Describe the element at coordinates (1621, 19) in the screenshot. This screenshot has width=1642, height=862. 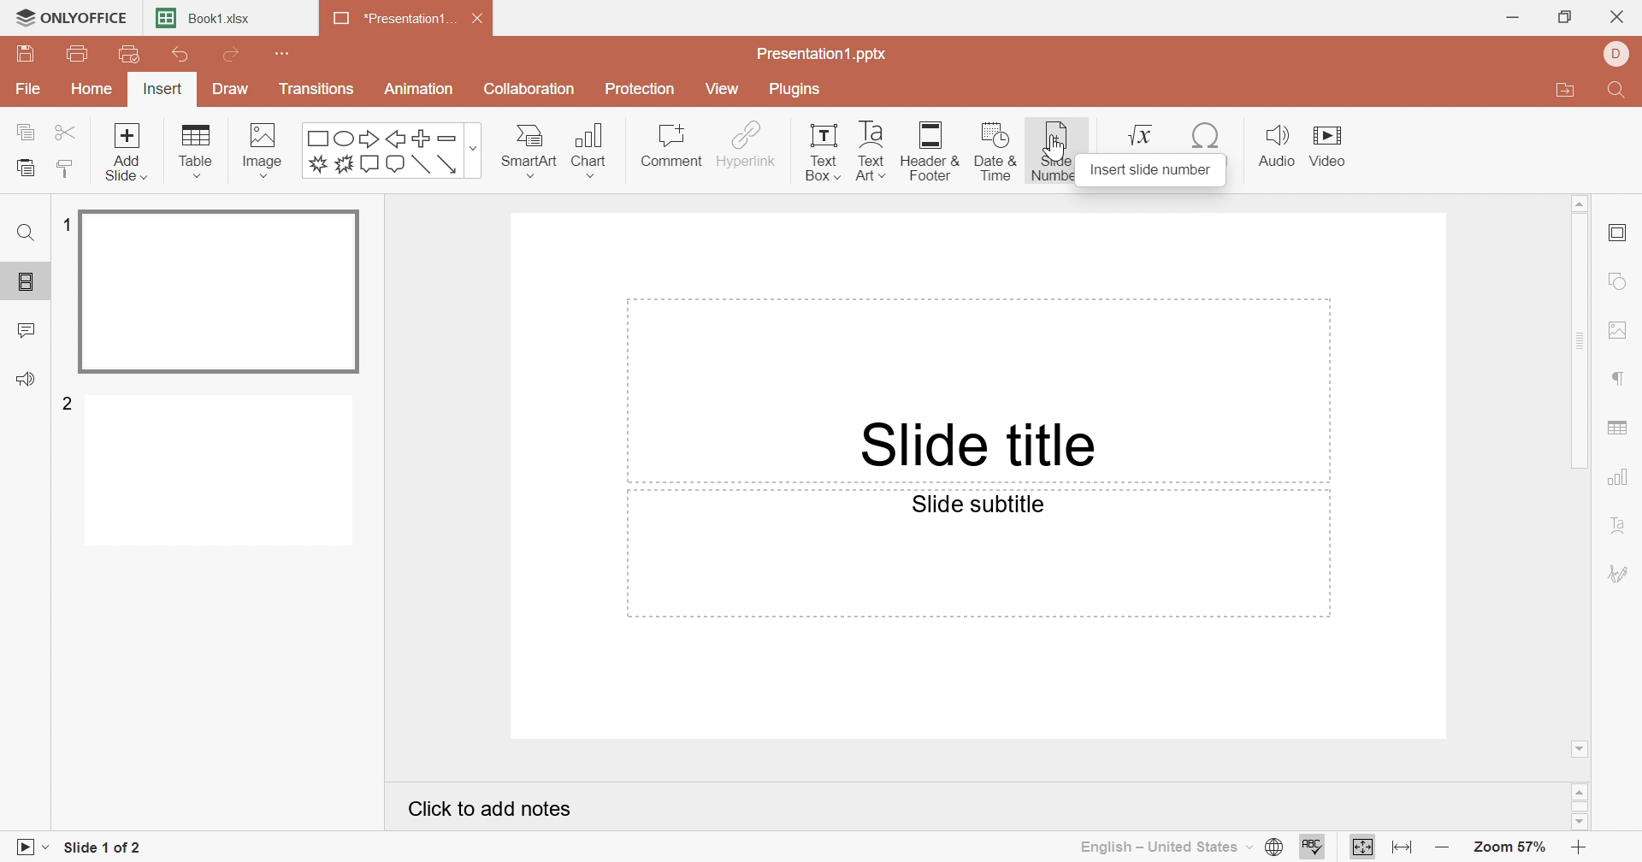
I see `Close` at that location.